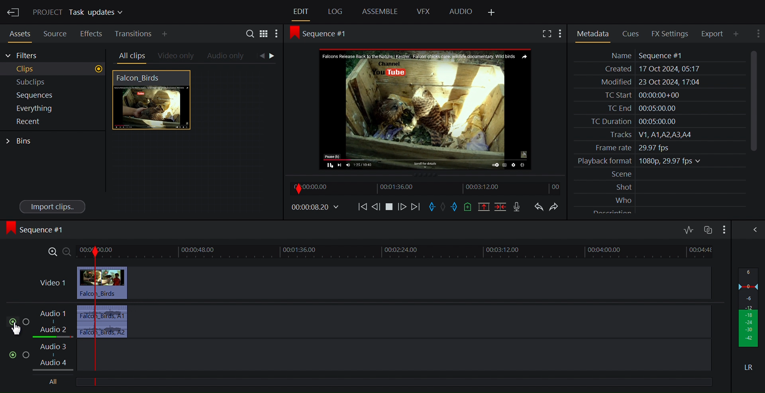 The height and width of the screenshot is (393, 765). I want to click on Show/Change project details, so click(80, 13).